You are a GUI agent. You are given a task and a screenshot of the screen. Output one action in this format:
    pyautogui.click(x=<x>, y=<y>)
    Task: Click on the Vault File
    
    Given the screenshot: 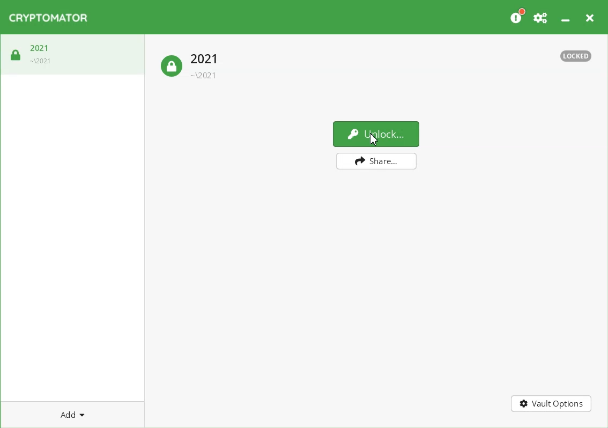 What is the action you would take?
    pyautogui.click(x=73, y=57)
    